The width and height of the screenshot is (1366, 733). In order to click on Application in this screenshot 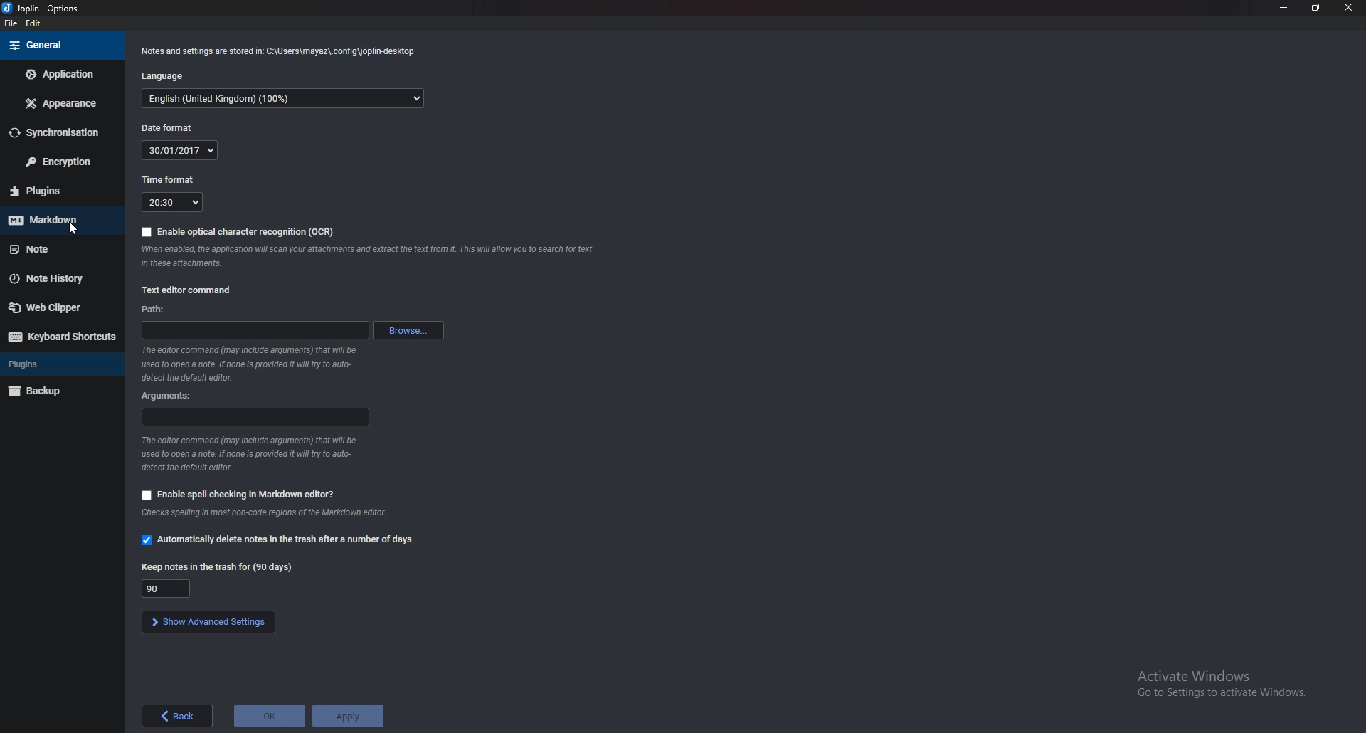, I will do `click(62, 75)`.